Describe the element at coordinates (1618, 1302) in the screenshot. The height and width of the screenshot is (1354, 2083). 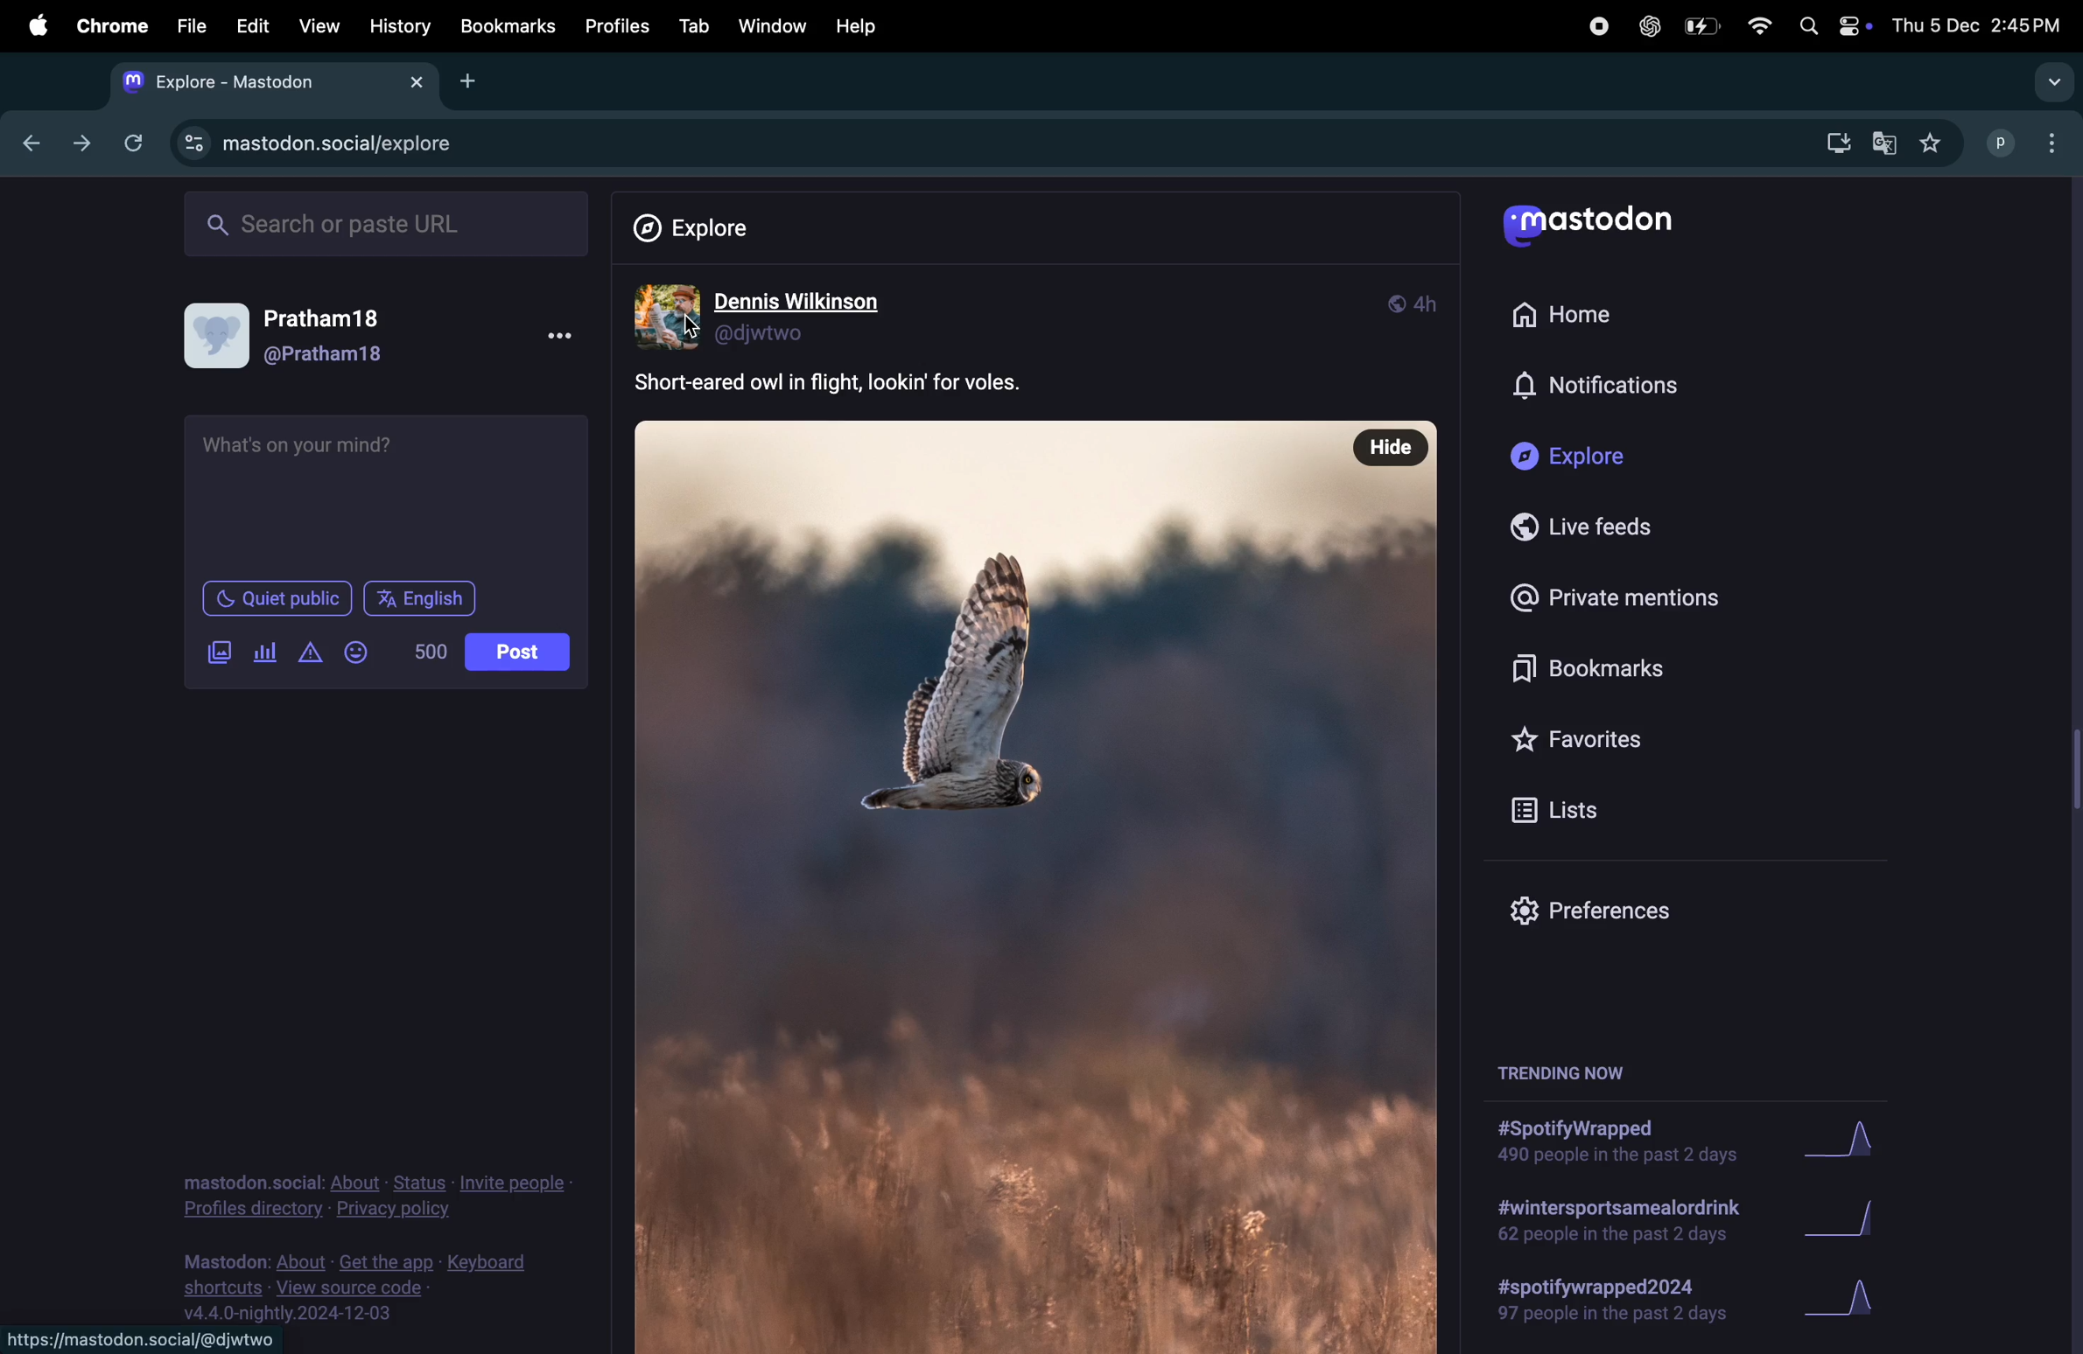
I see `#spotify wrapped 2024` at that location.